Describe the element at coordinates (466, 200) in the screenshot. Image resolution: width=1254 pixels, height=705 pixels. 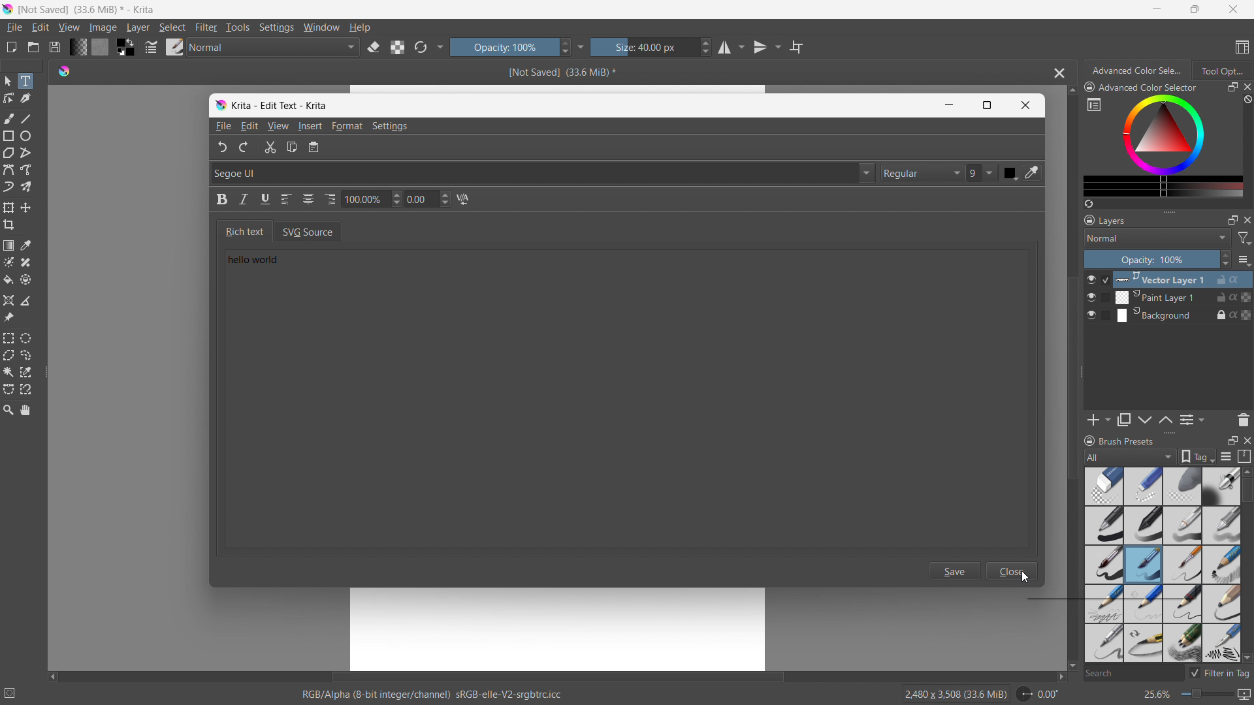
I see `N/A` at that location.